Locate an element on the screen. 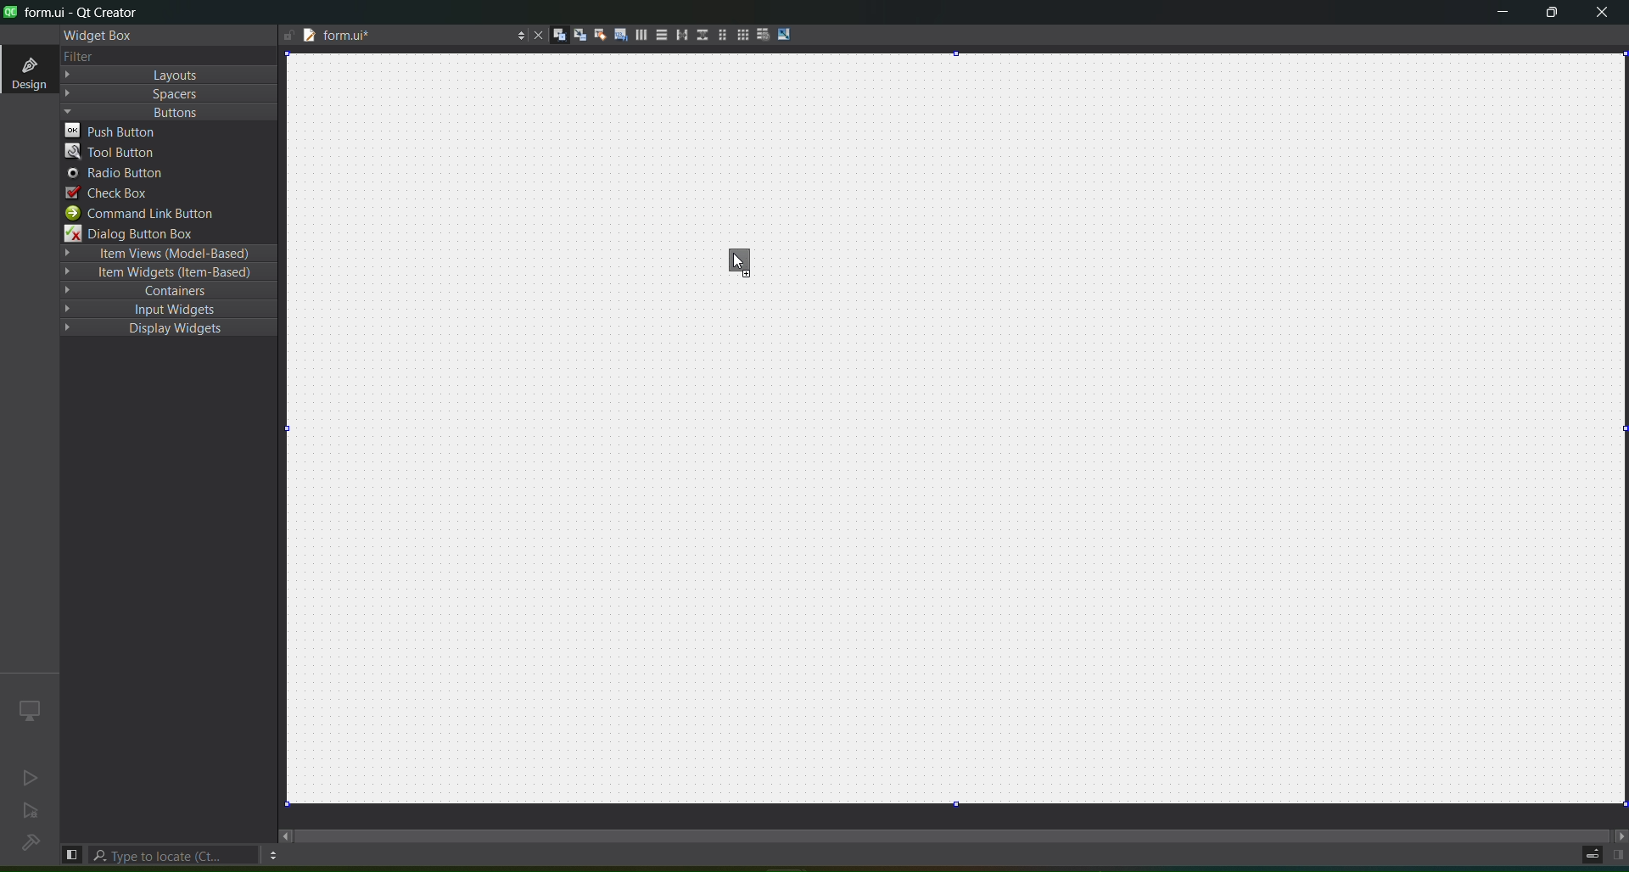 Image resolution: width=1629 pixels, height=872 pixels. minimize is located at coordinates (1503, 14).